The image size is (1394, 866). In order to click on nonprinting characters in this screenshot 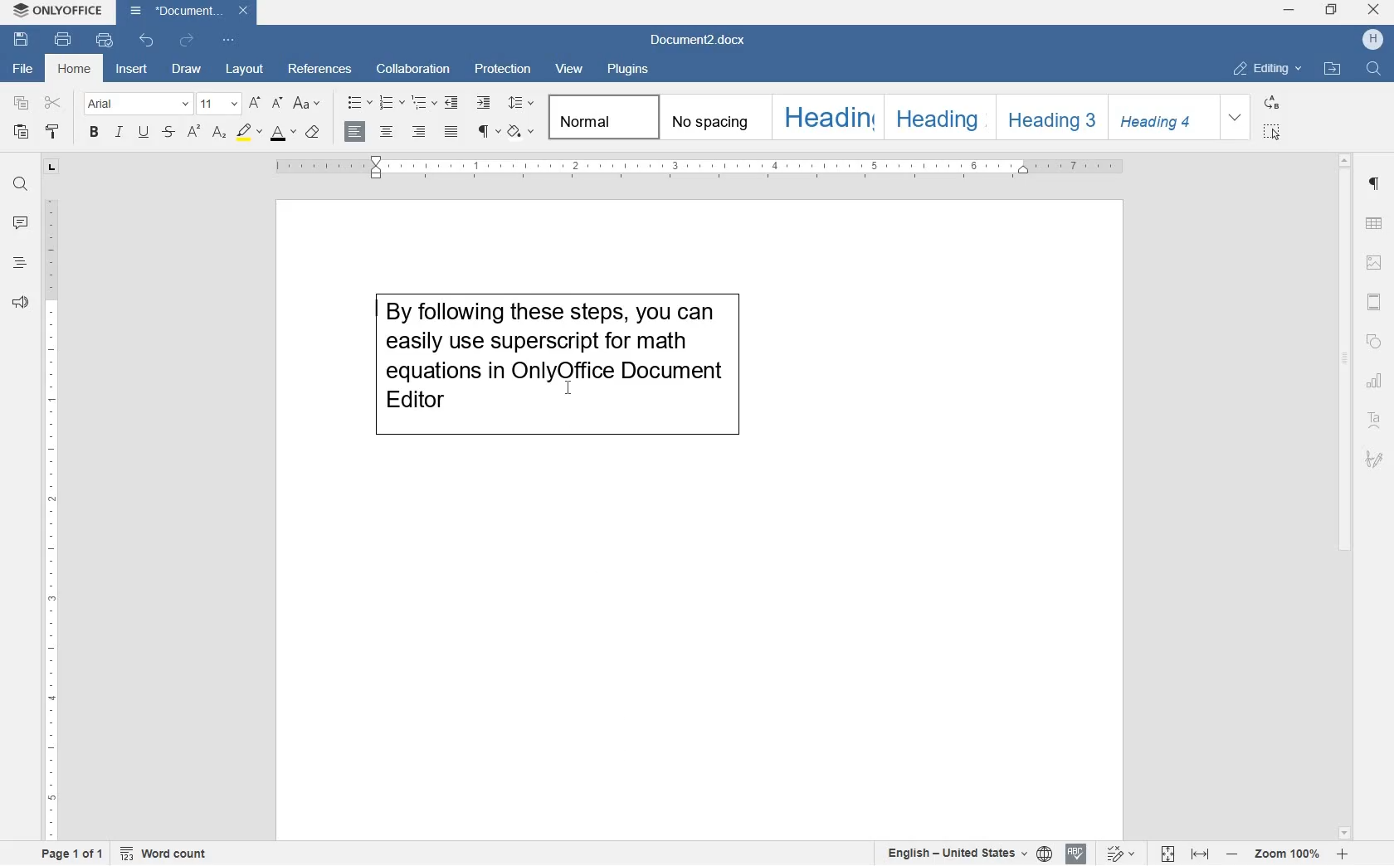, I will do `click(488, 130)`.